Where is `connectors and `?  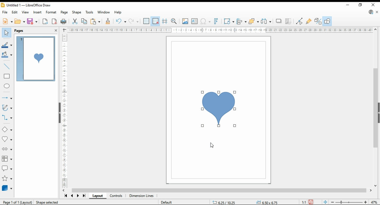 connectors and  is located at coordinates (7, 118).